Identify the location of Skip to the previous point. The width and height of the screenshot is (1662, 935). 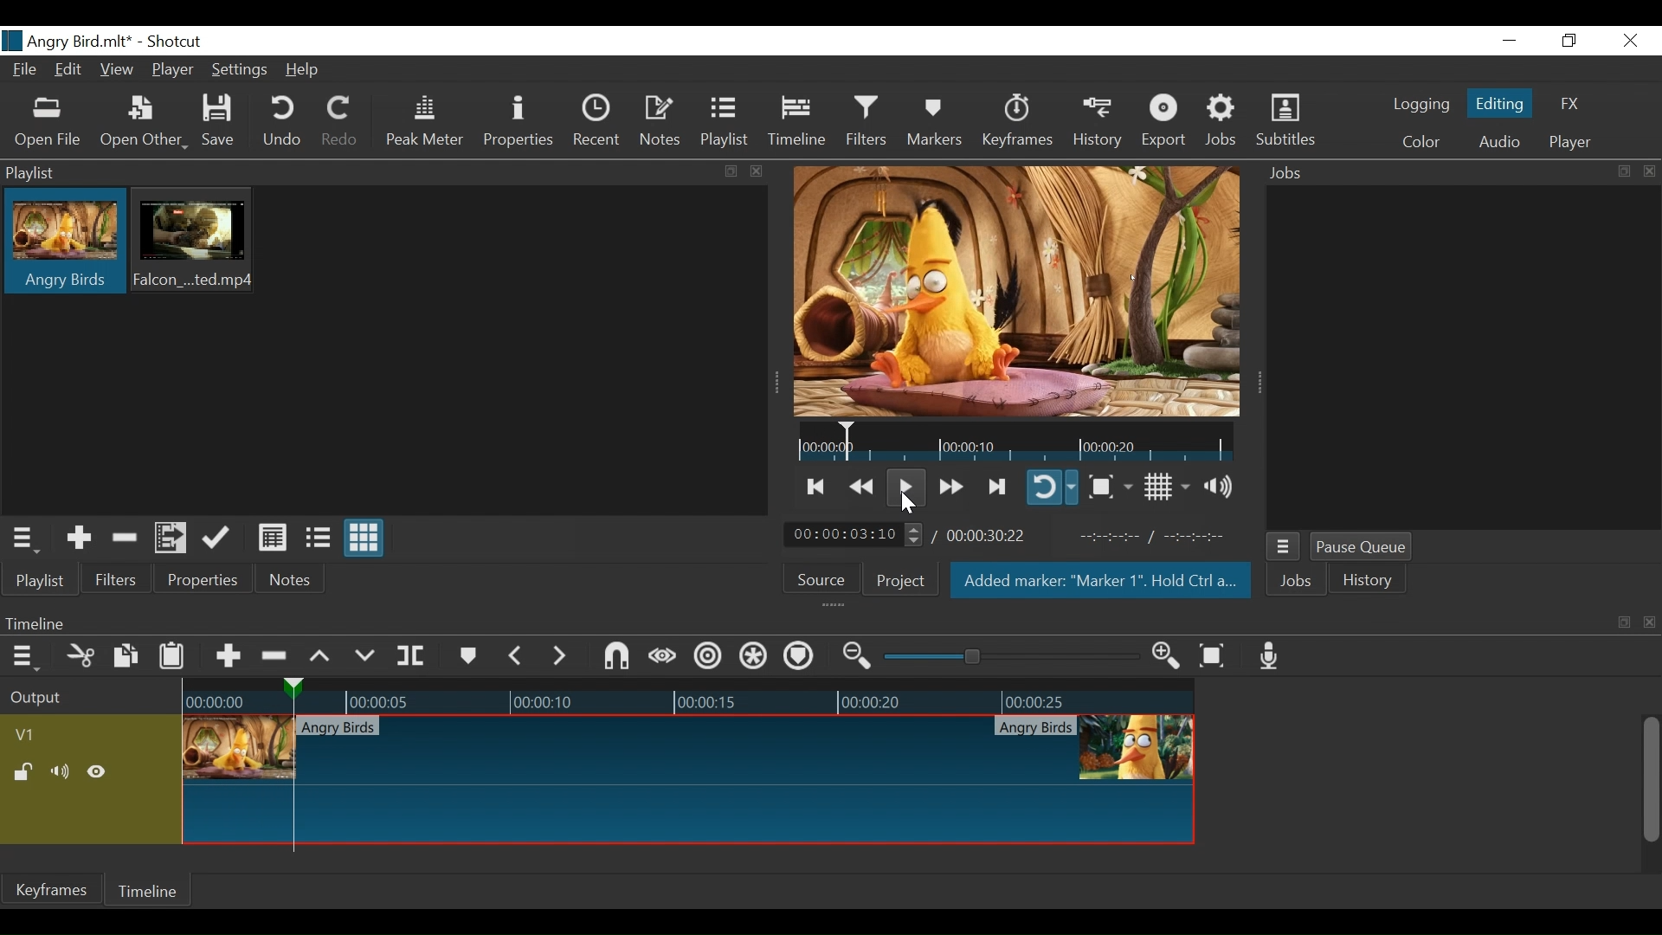
(816, 486).